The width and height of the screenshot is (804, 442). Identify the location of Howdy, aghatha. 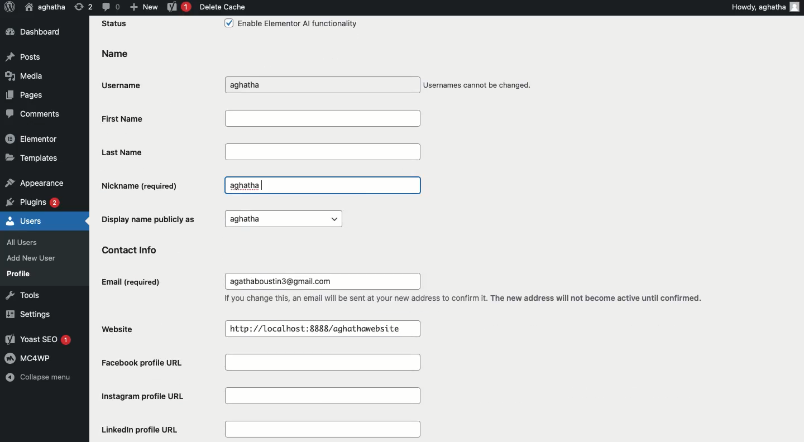
(758, 7).